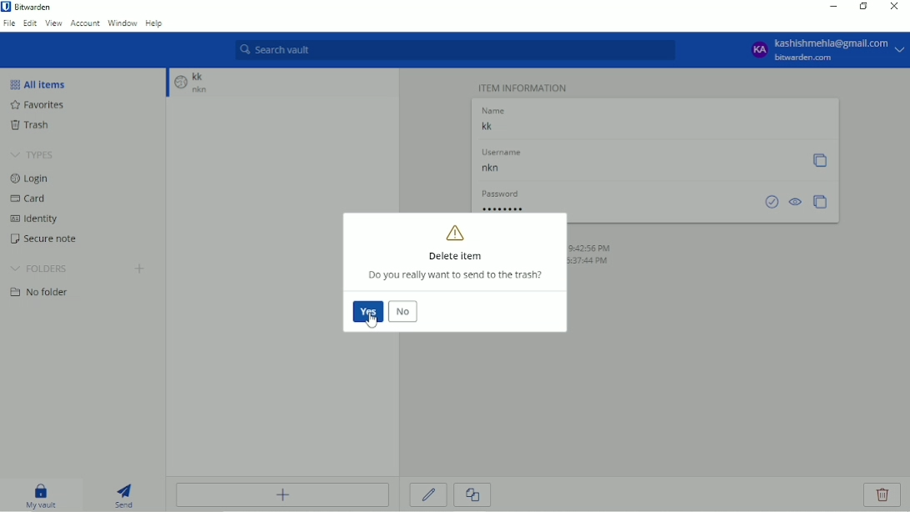 Image resolution: width=910 pixels, height=512 pixels. What do you see at coordinates (122, 23) in the screenshot?
I see `Window` at bounding box center [122, 23].